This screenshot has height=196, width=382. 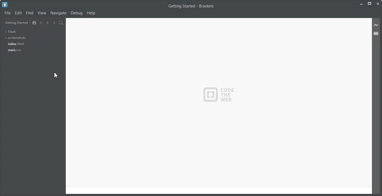 I want to click on Live Preview, so click(x=376, y=25).